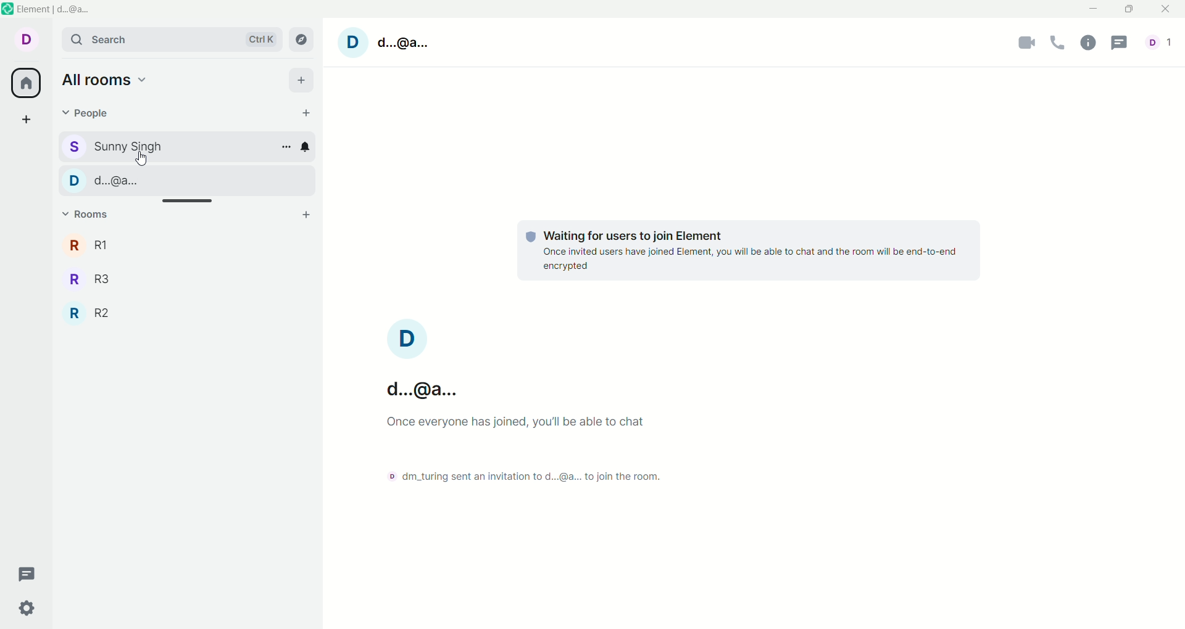  Describe the element at coordinates (27, 121) in the screenshot. I see `create a space` at that location.